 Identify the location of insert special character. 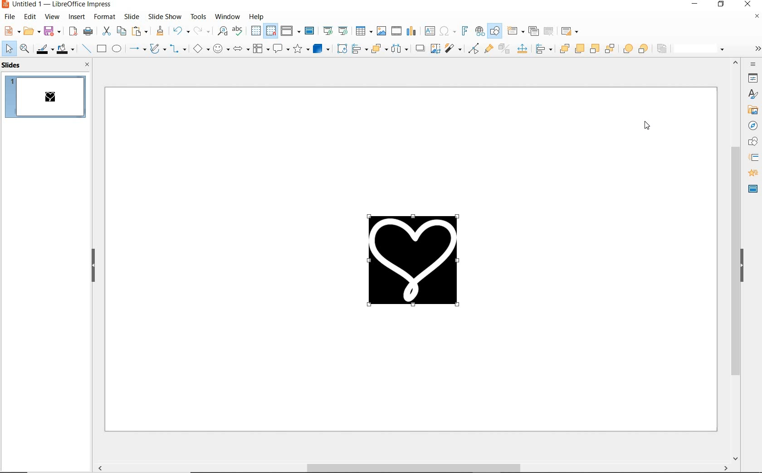
(447, 31).